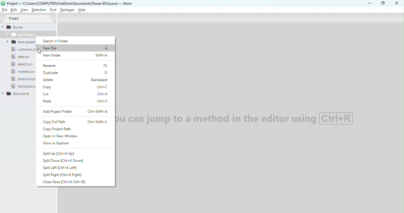 The width and height of the screenshot is (404, 213). Describe the element at coordinates (22, 78) in the screenshot. I see `file` at that location.